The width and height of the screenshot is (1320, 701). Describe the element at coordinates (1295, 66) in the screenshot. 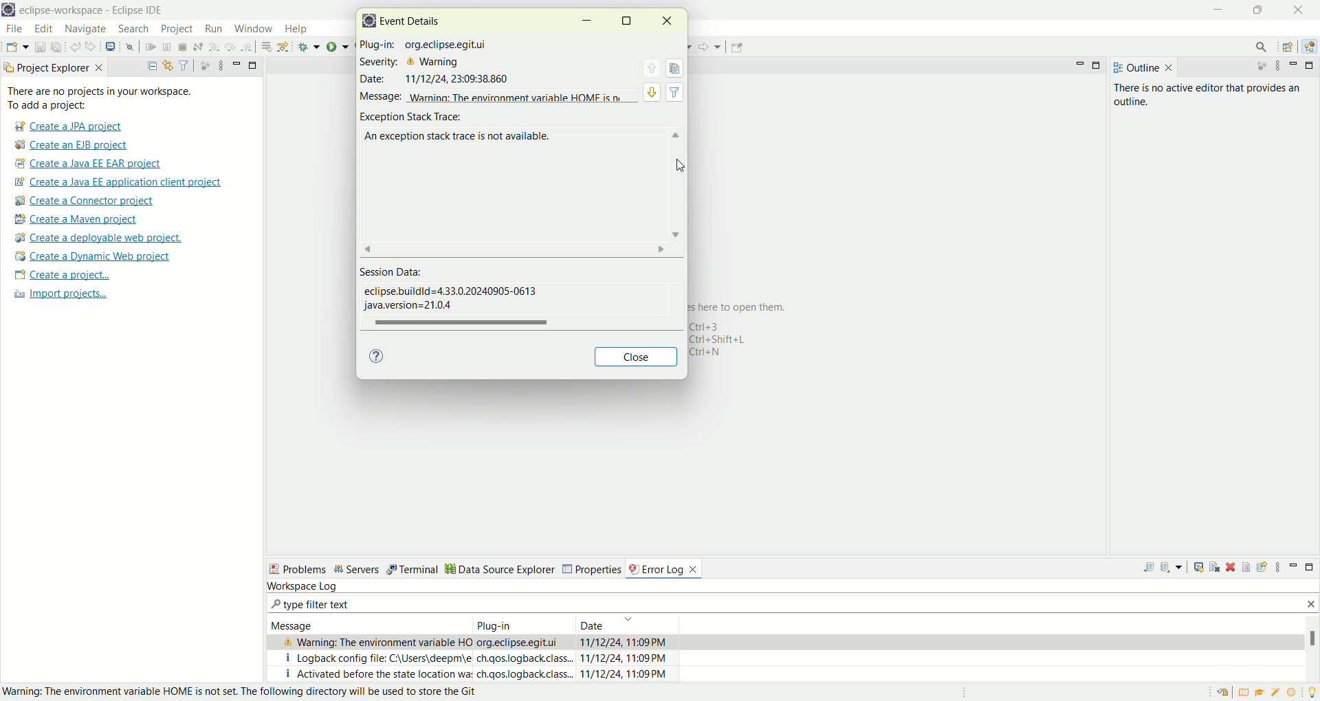

I see `minimize` at that location.